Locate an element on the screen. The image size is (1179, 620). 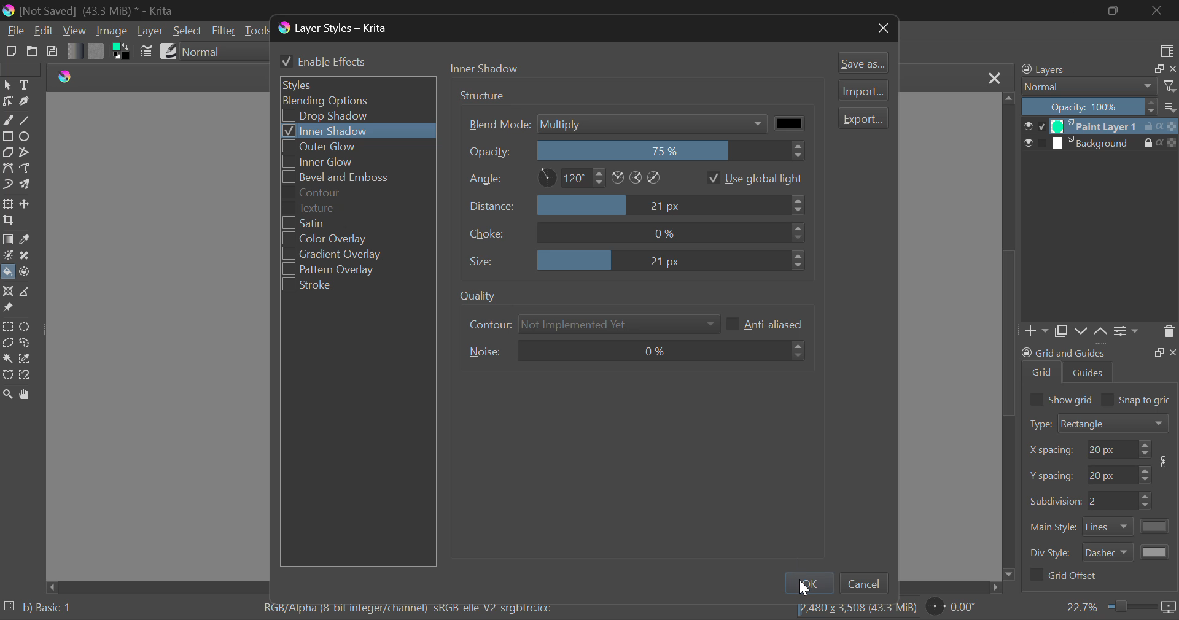
Rectangular Selection is located at coordinates (7, 327).